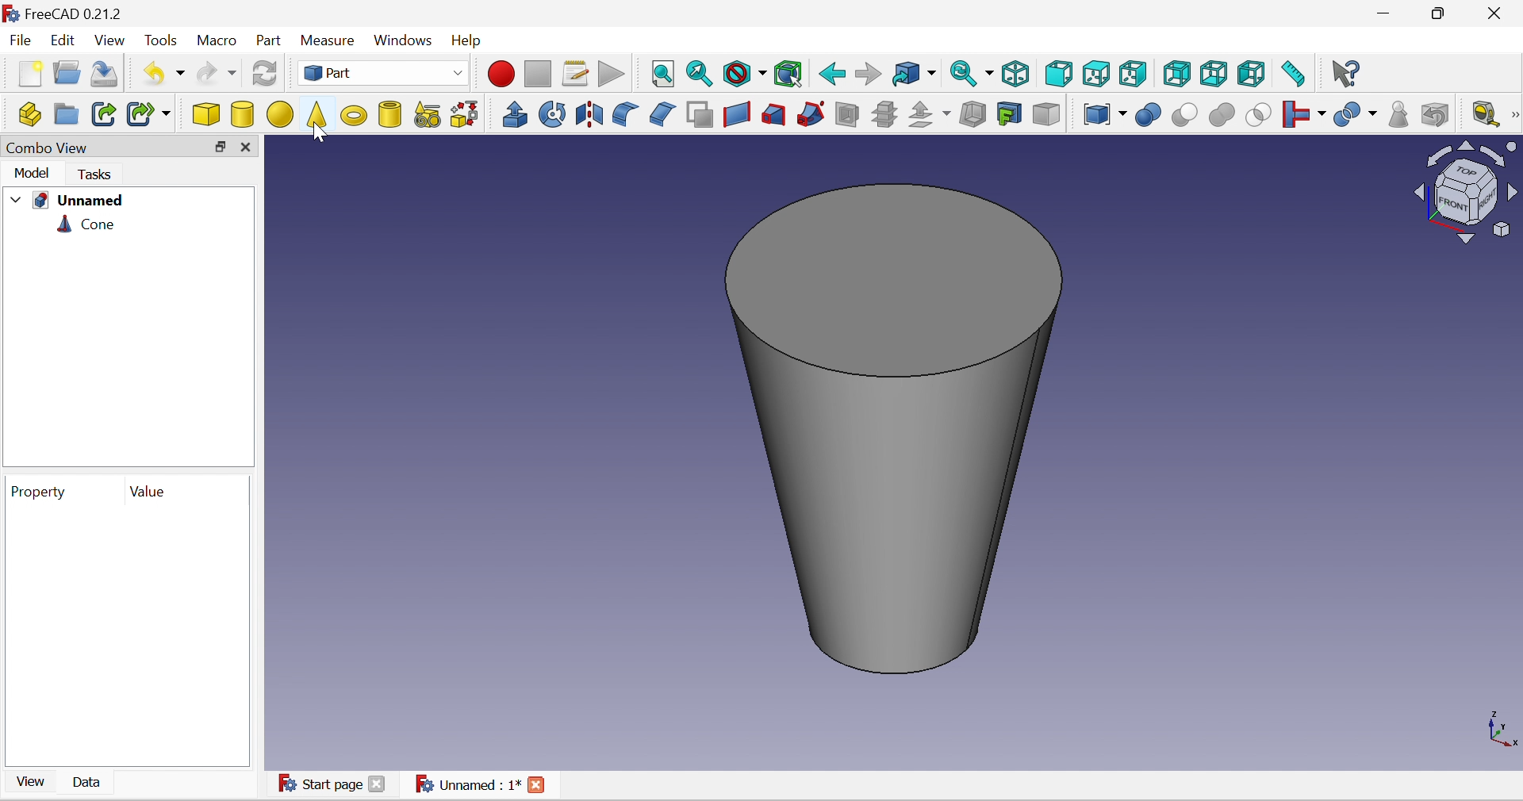 The height and width of the screenshot is (801, 1523). What do you see at coordinates (1388, 13) in the screenshot?
I see `Minimize` at bounding box center [1388, 13].